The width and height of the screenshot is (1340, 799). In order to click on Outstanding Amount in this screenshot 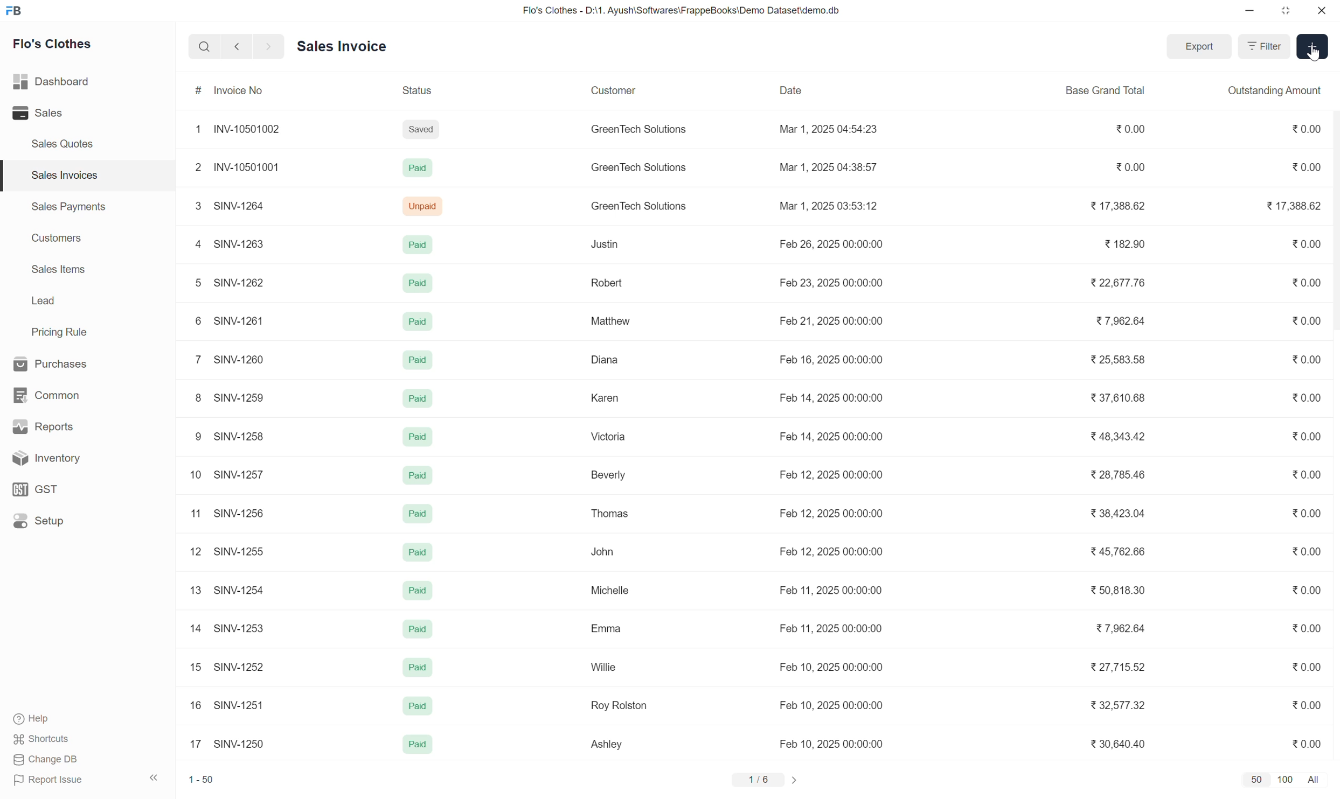, I will do `click(1271, 93)`.